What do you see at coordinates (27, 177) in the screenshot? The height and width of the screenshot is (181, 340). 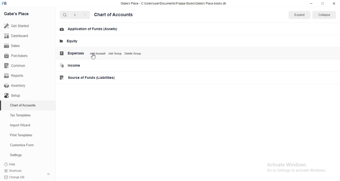 I see `Change DB` at bounding box center [27, 177].